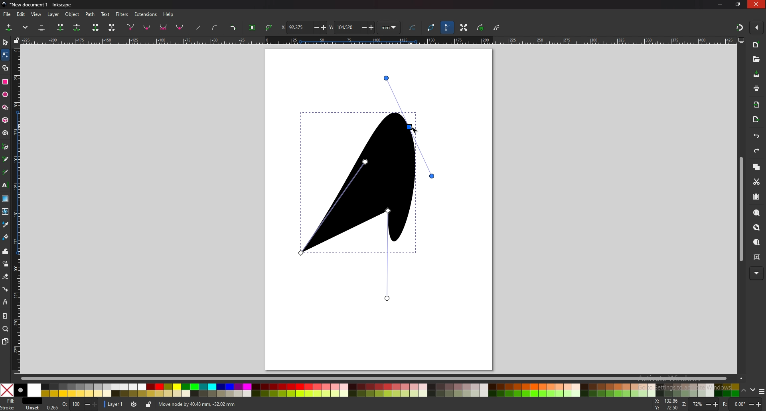 This screenshot has height=411, width=766. Describe the element at coordinates (742, 40) in the screenshot. I see `display options` at that location.